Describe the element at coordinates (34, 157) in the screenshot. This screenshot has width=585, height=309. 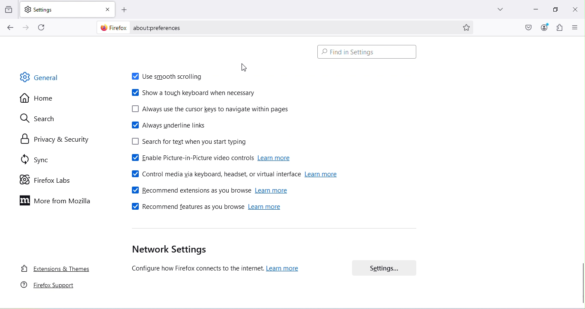
I see `Sync` at that location.